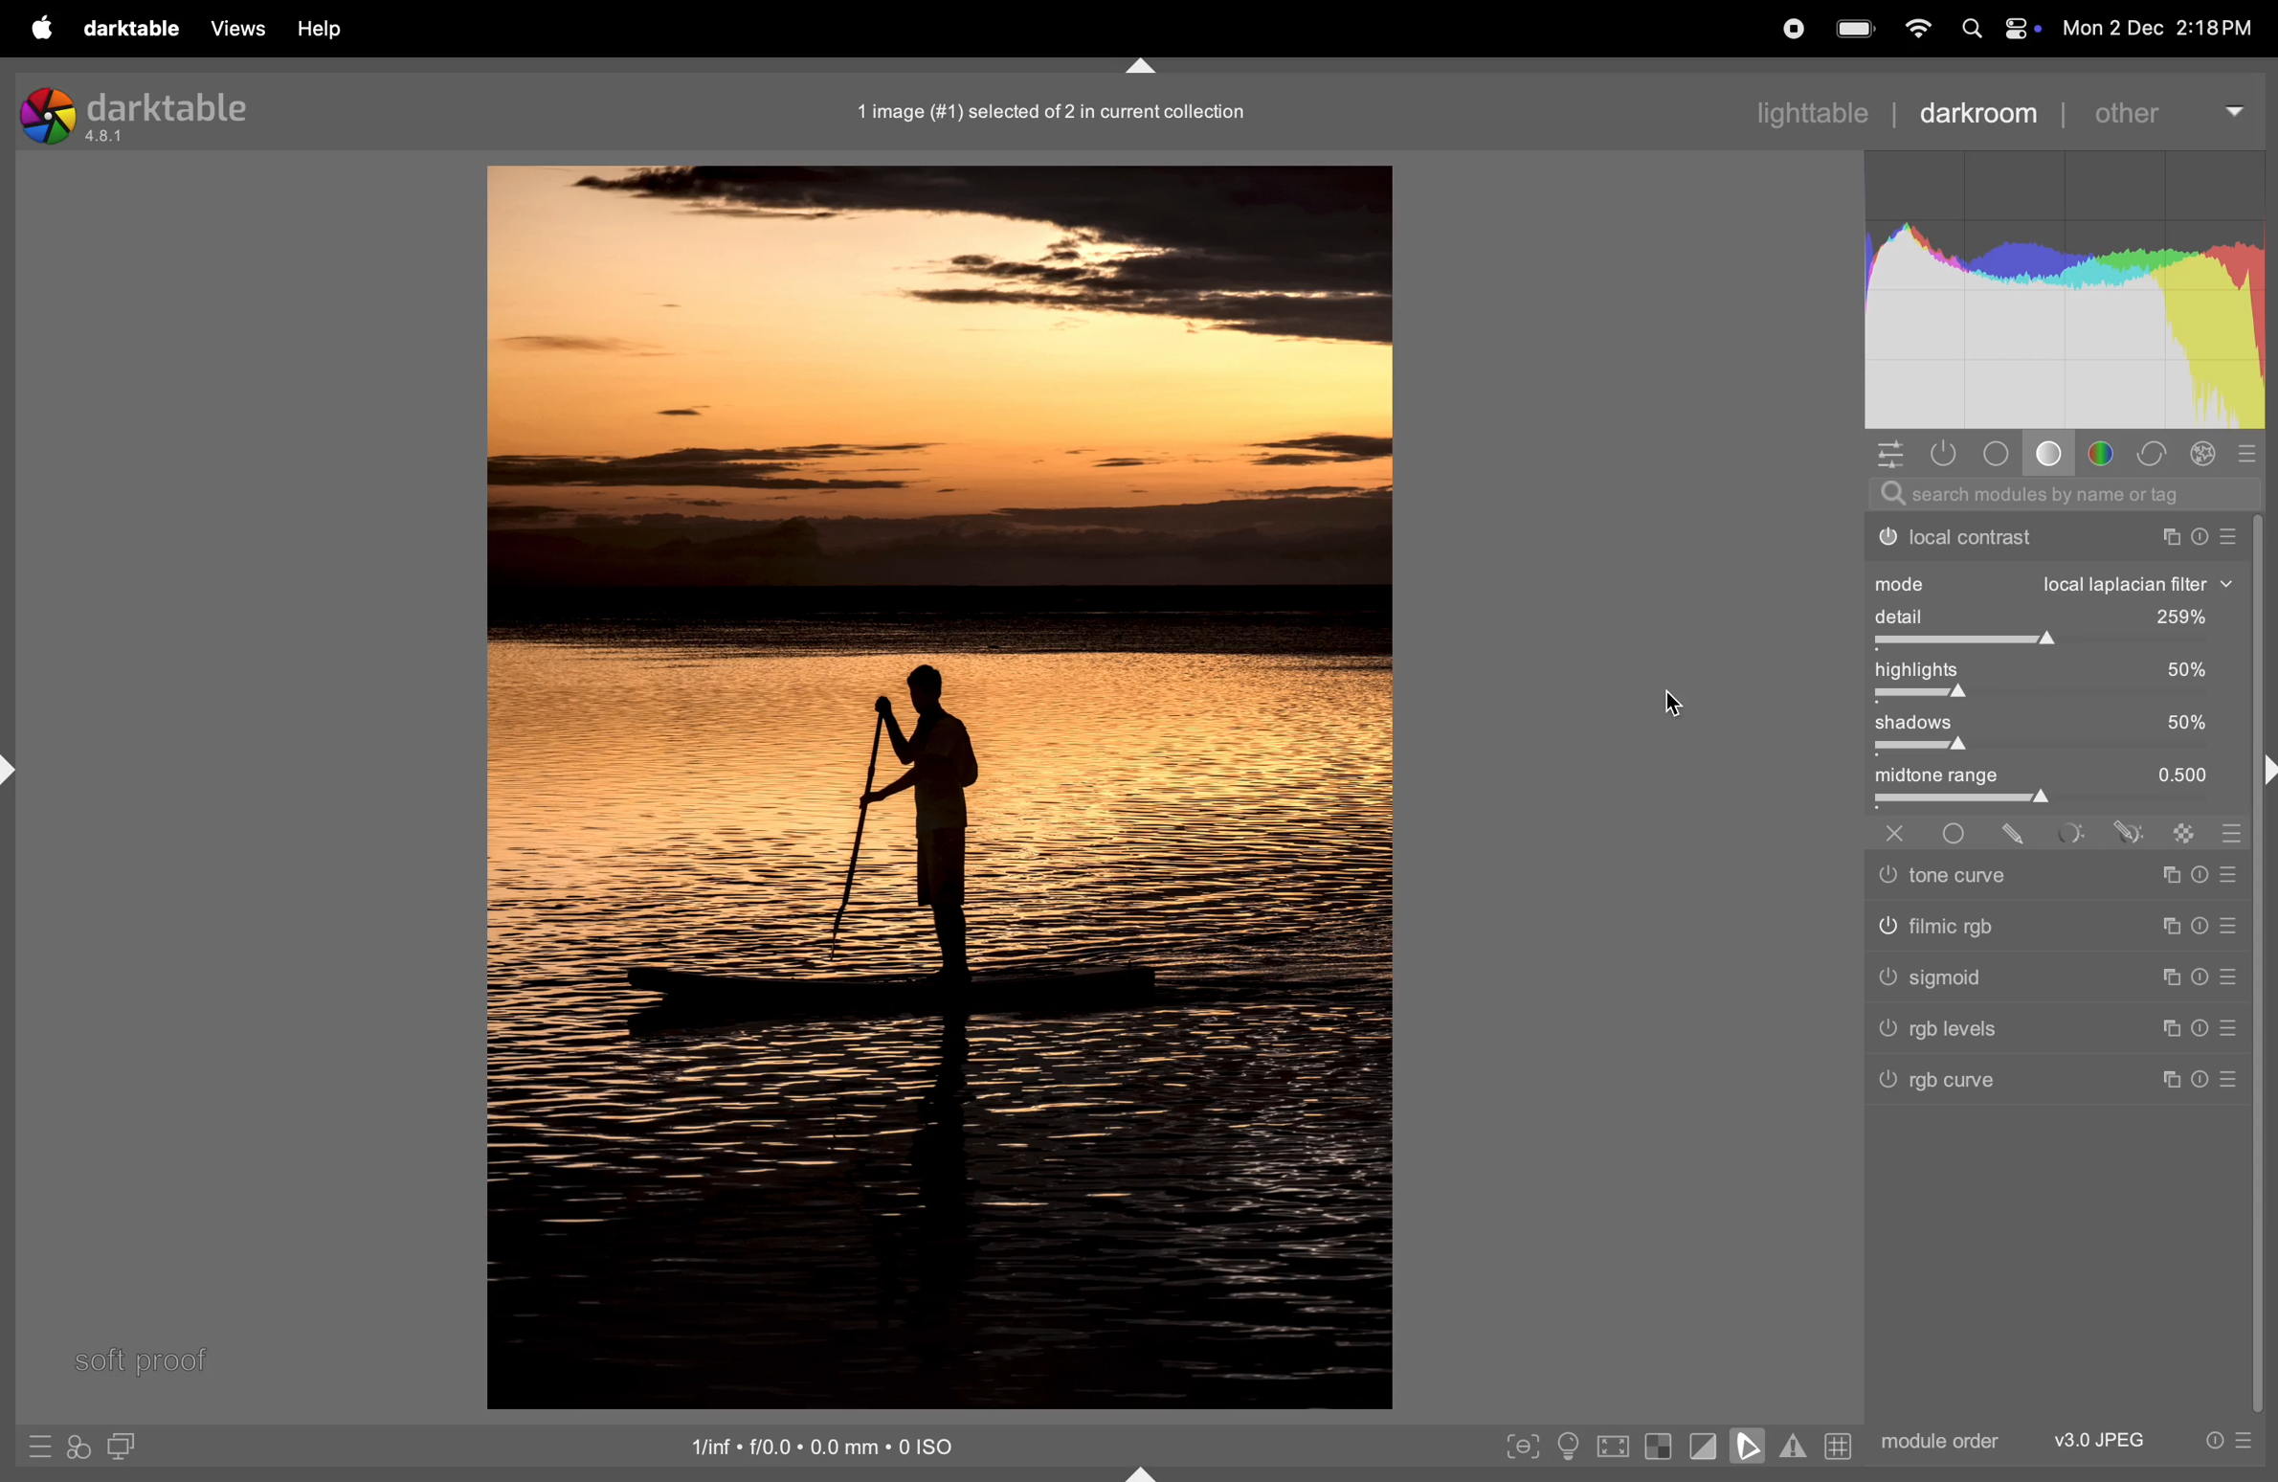 This screenshot has height=1482, width=2278. Describe the element at coordinates (1857, 26) in the screenshot. I see `battery` at that location.